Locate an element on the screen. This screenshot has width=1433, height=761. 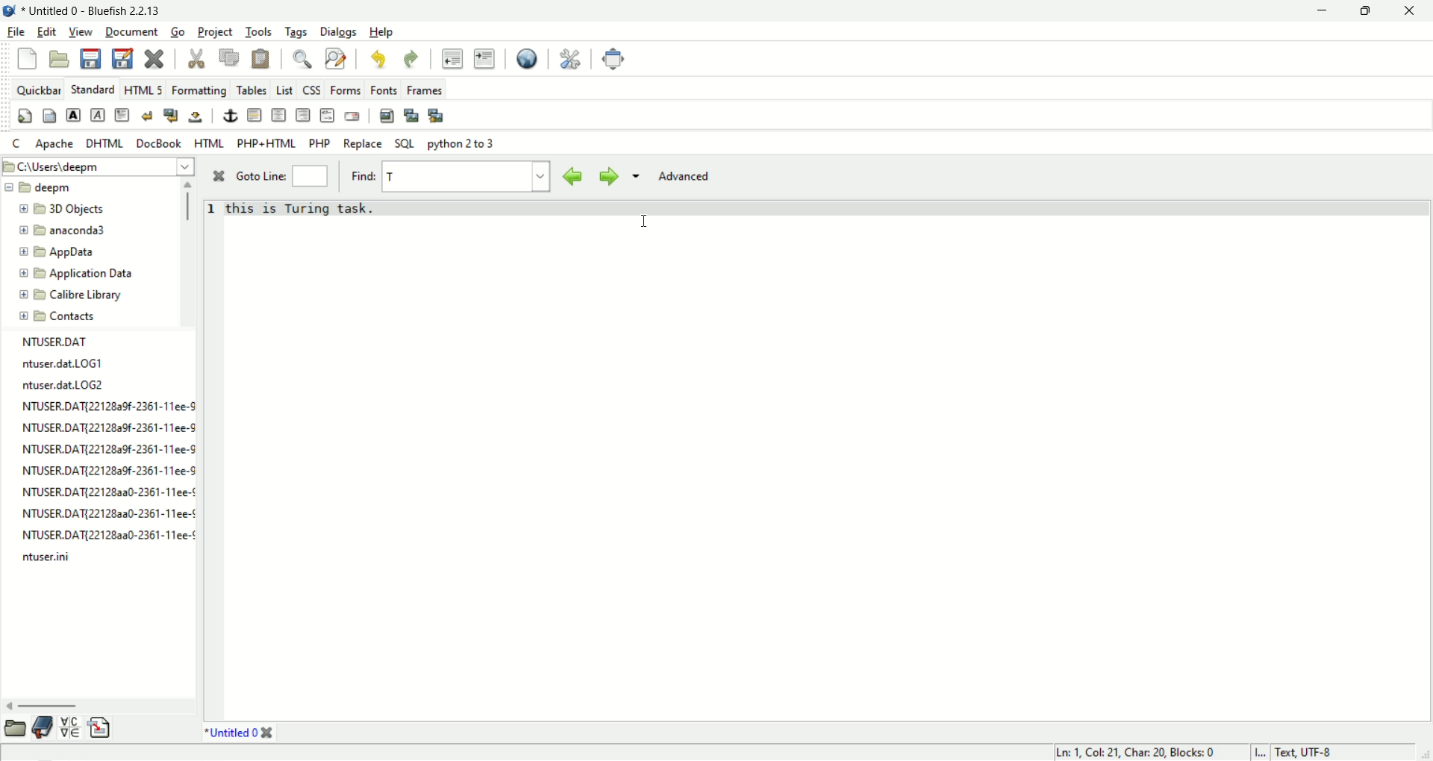
html comment is located at coordinates (328, 115).